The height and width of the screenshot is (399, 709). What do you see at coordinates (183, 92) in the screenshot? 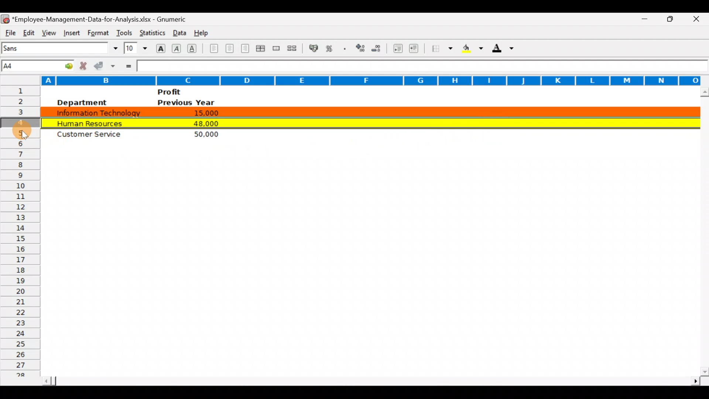
I see `Profit` at bounding box center [183, 92].